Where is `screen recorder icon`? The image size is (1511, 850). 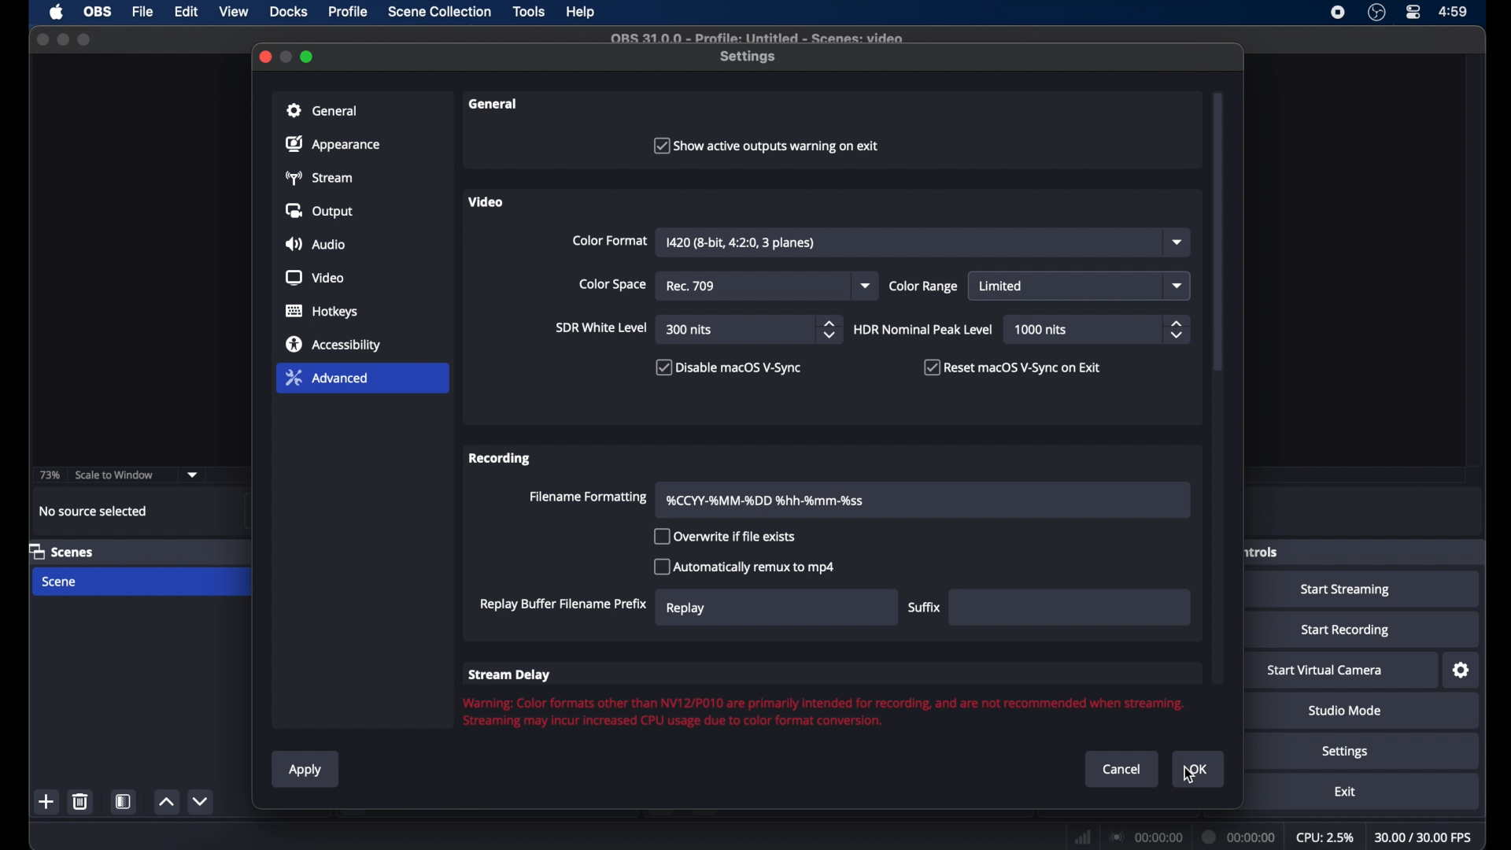
screen recorder icon is located at coordinates (1337, 13).